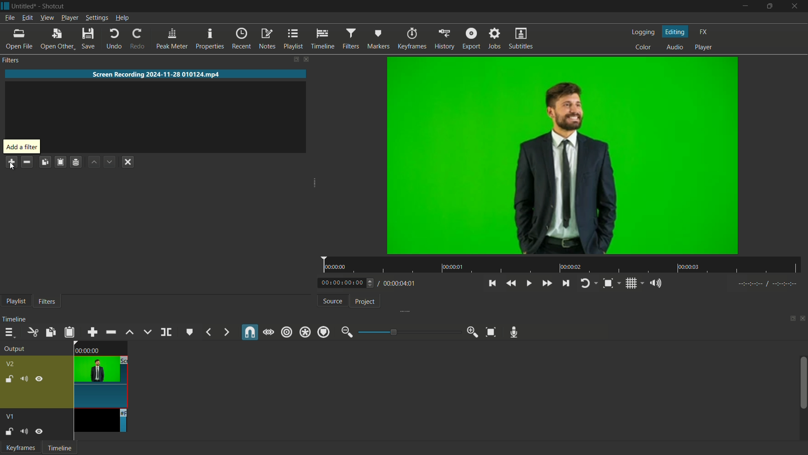  Describe the element at coordinates (768, 284) in the screenshot. I see `Tuning` at that location.